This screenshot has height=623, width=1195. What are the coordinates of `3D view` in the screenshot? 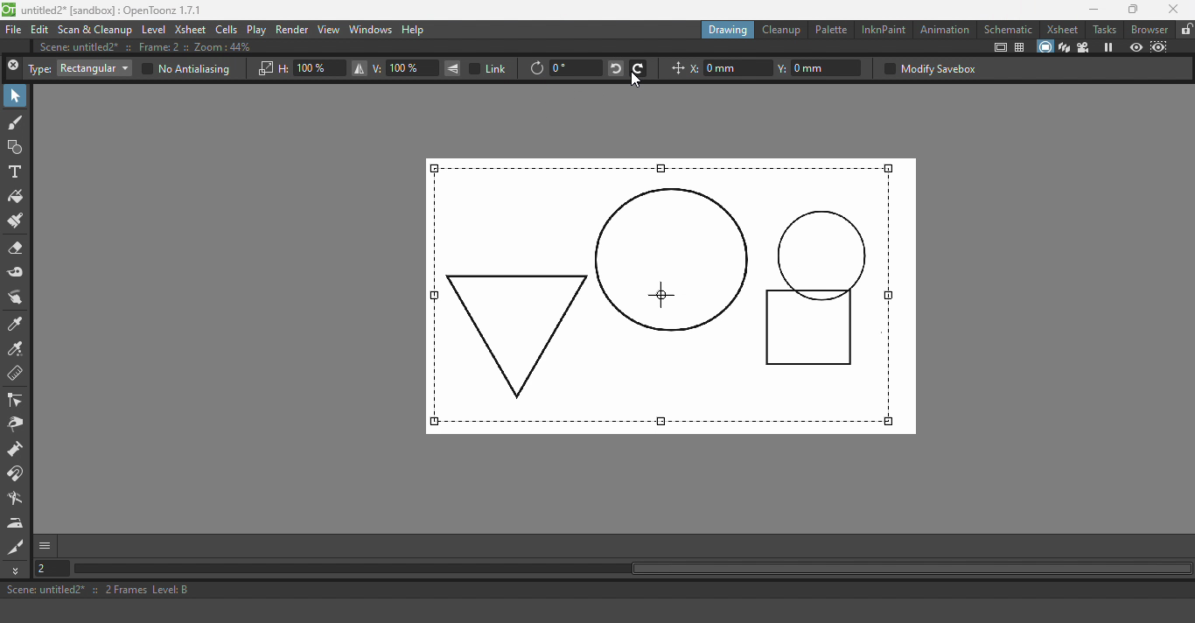 It's located at (1065, 47).